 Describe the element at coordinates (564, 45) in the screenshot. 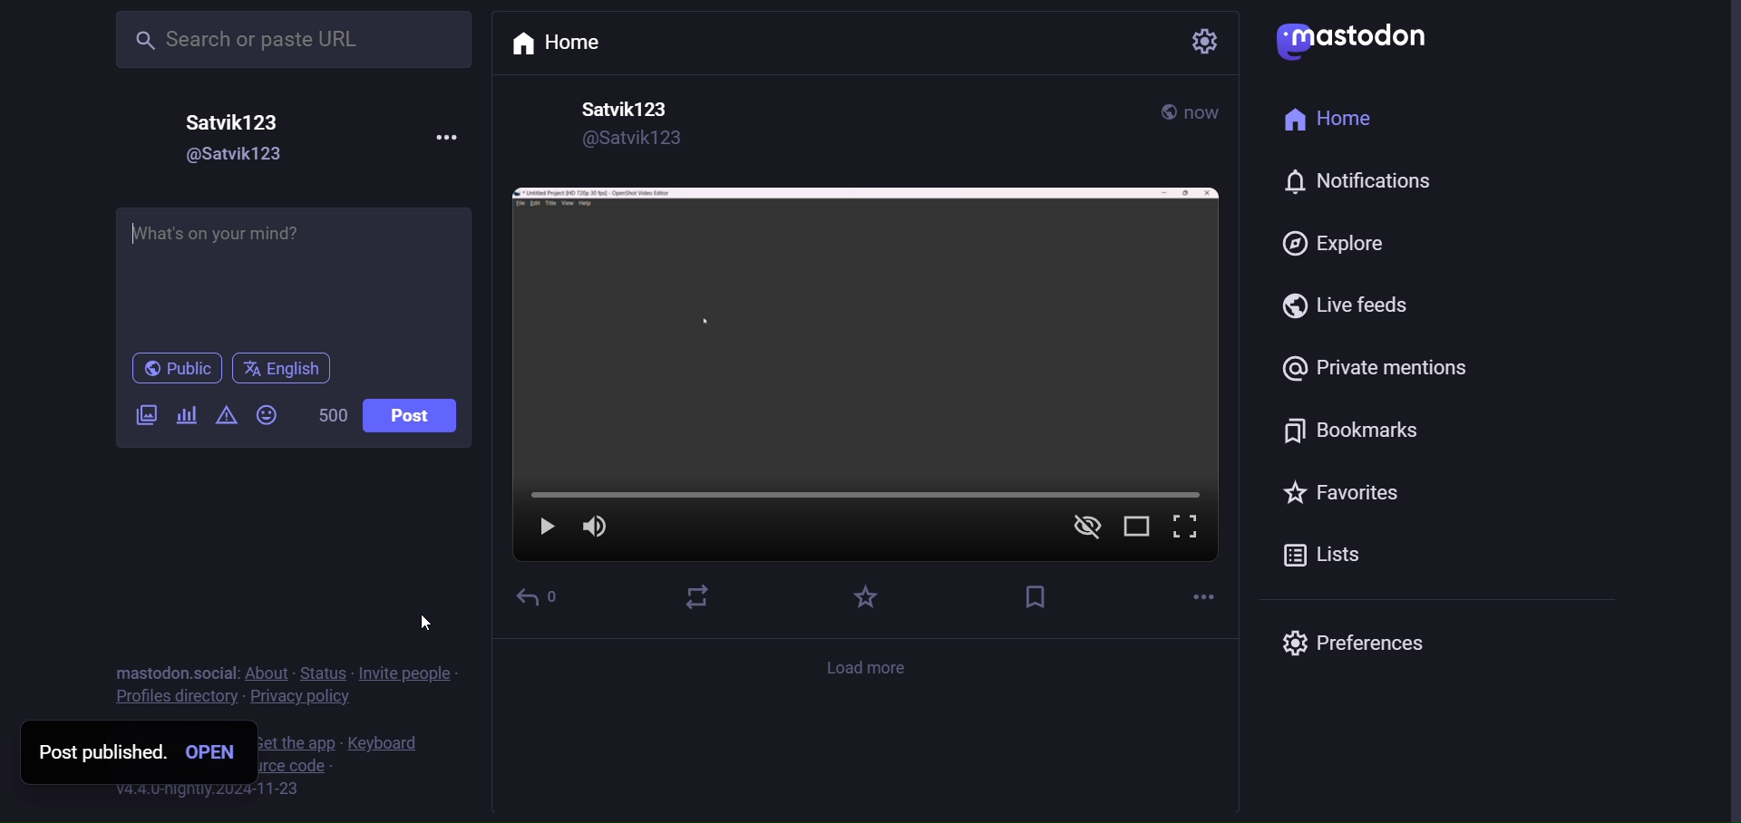

I see `home` at that location.